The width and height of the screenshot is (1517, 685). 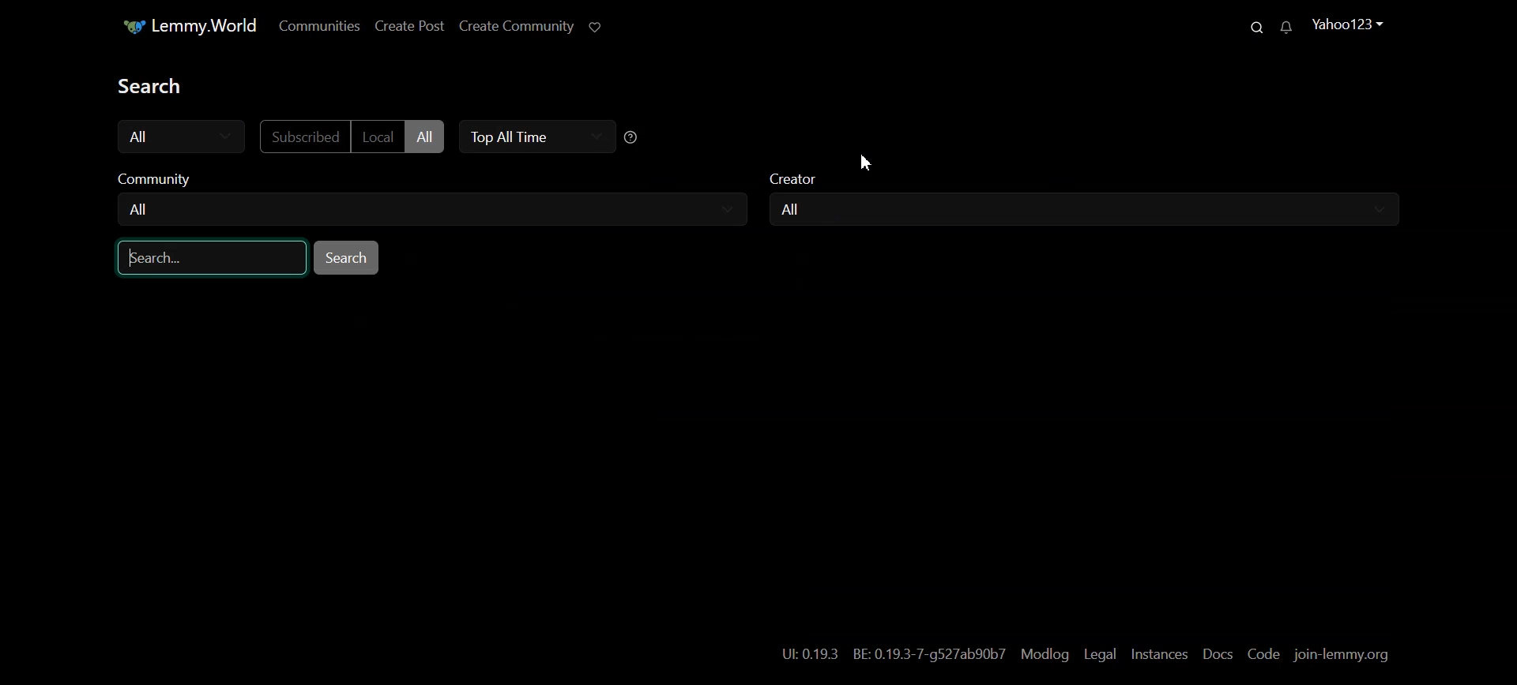 I want to click on Instances, so click(x=1160, y=656).